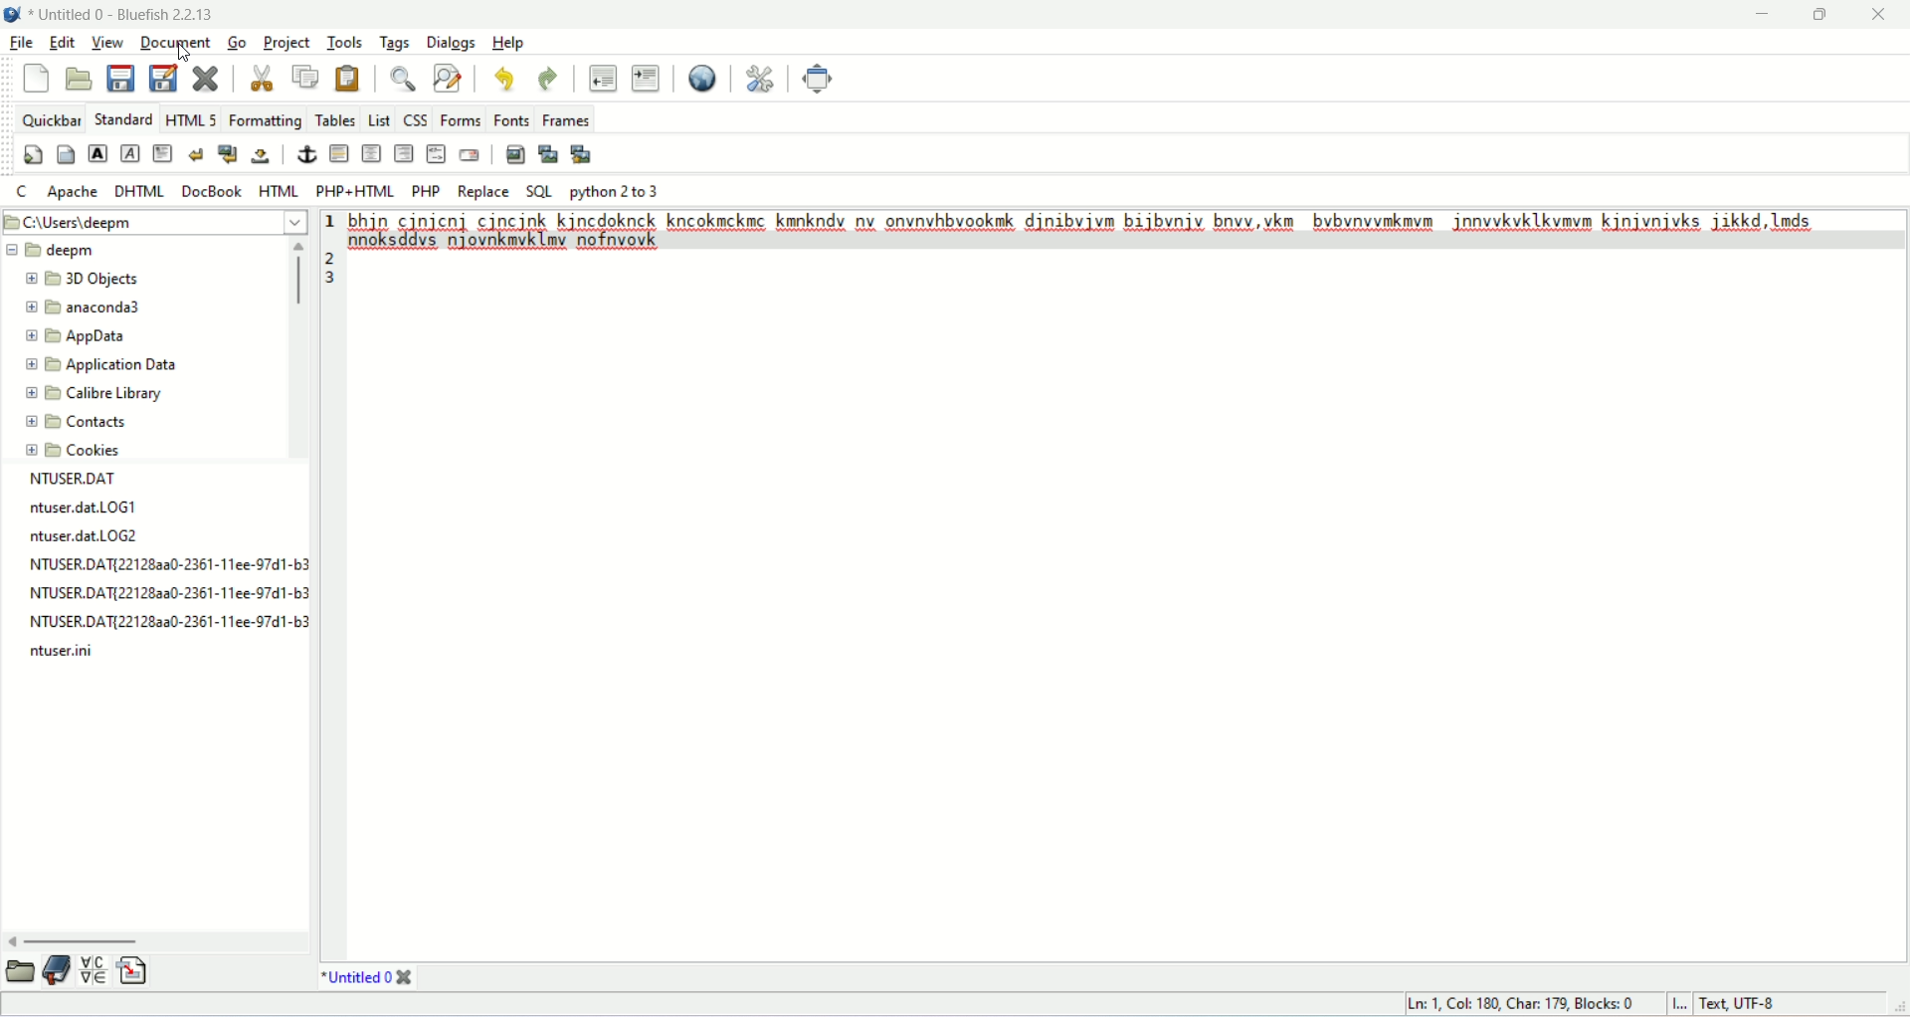 This screenshot has height=1017, width=1910. I want to click on close, so click(1882, 13).